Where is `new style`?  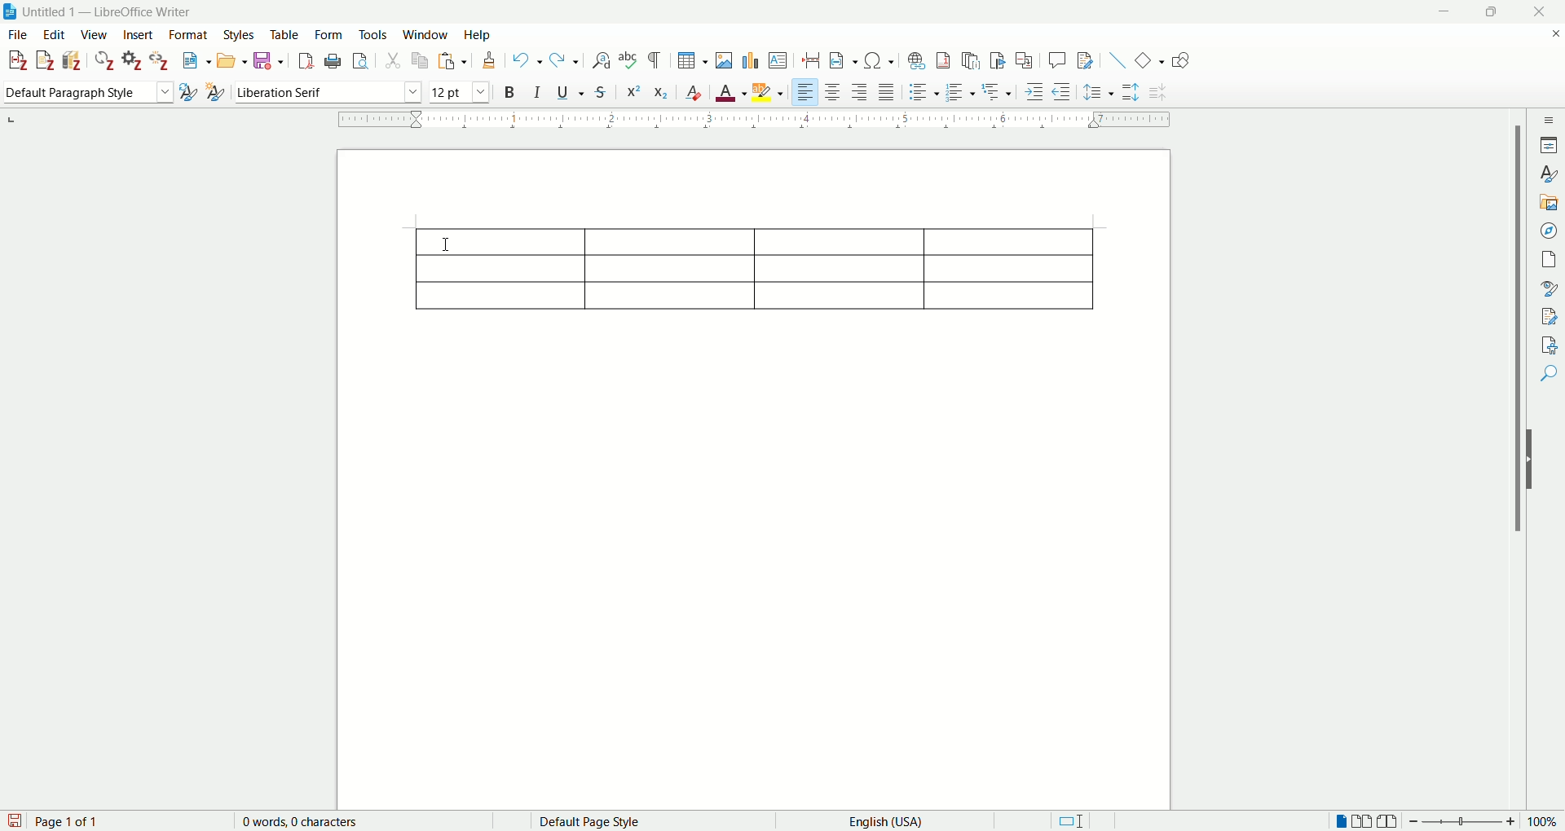
new style is located at coordinates (213, 91).